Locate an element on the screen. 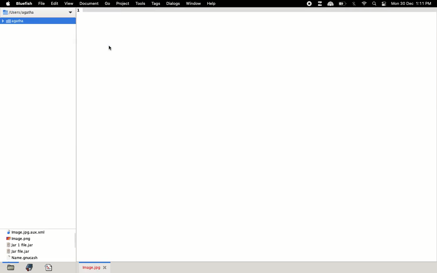 This screenshot has height=273, width=437. apple is located at coordinates (9, 3).